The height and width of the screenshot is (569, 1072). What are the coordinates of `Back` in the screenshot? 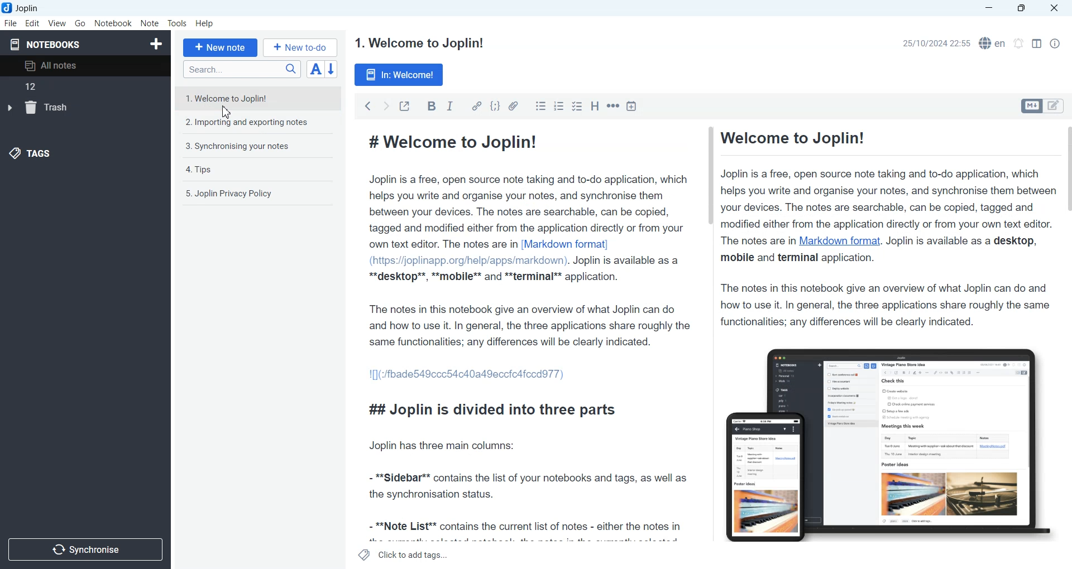 It's located at (367, 106).